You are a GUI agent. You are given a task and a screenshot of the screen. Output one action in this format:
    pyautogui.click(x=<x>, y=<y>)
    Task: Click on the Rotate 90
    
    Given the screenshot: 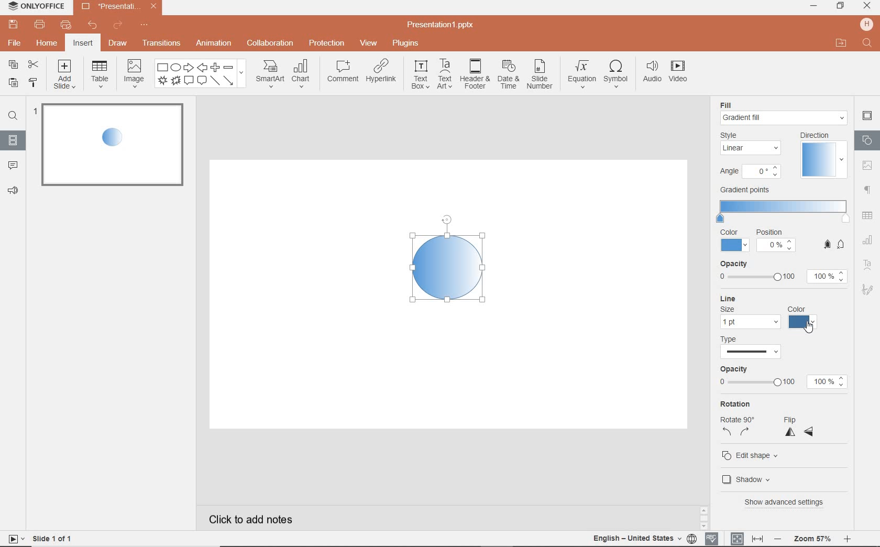 What is the action you would take?
    pyautogui.click(x=737, y=420)
    